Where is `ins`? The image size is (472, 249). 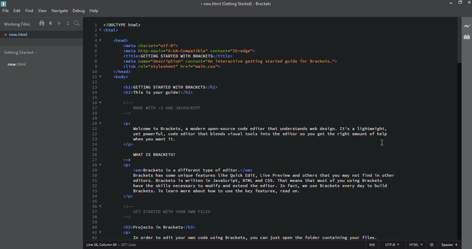
ins is located at coordinates (370, 244).